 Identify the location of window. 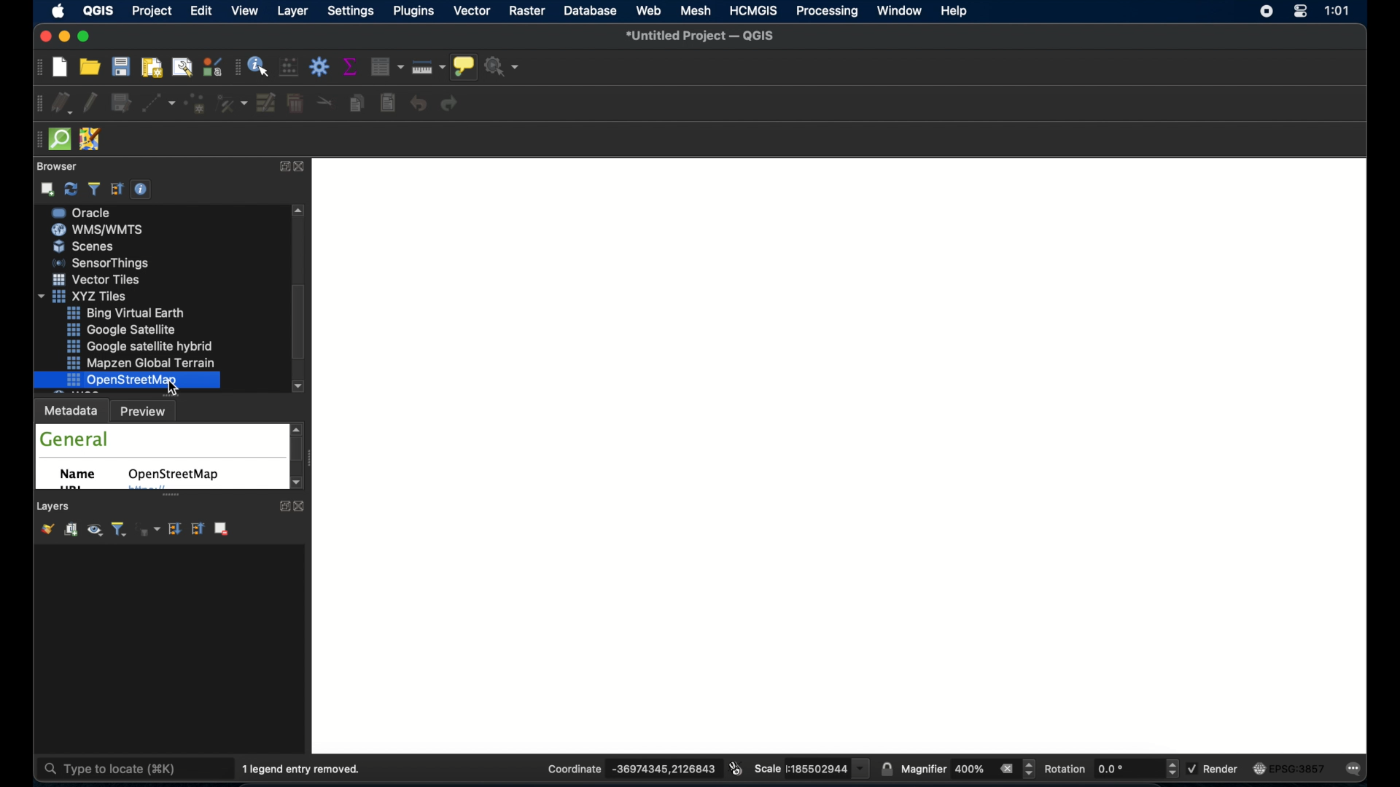
(898, 11).